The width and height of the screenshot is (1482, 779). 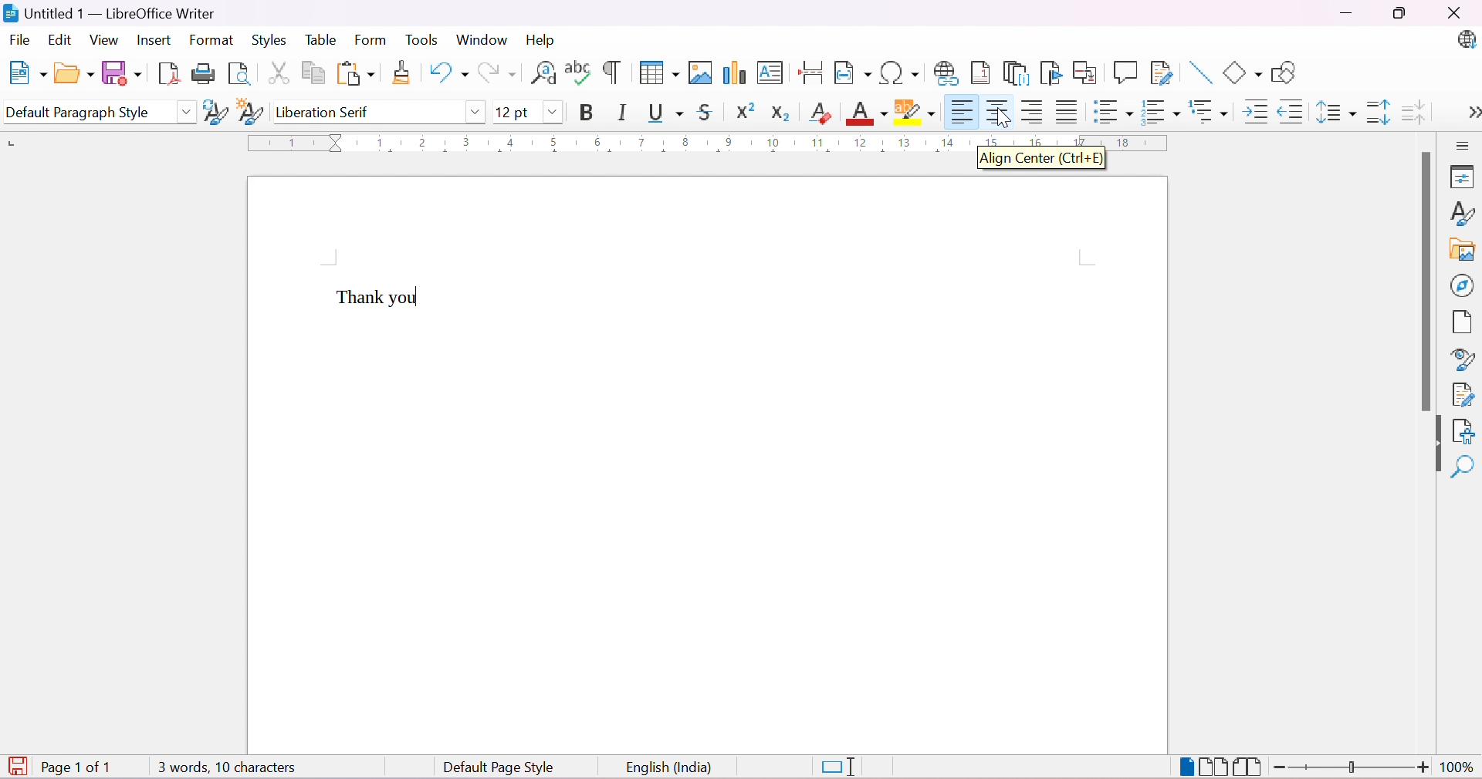 What do you see at coordinates (669, 768) in the screenshot?
I see `English (India)` at bounding box center [669, 768].